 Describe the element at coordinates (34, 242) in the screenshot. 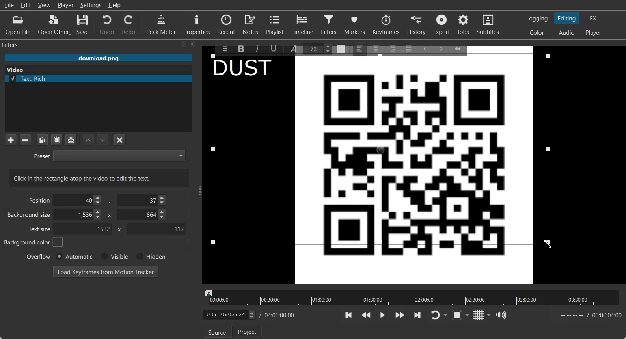

I see `Background color` at that location.